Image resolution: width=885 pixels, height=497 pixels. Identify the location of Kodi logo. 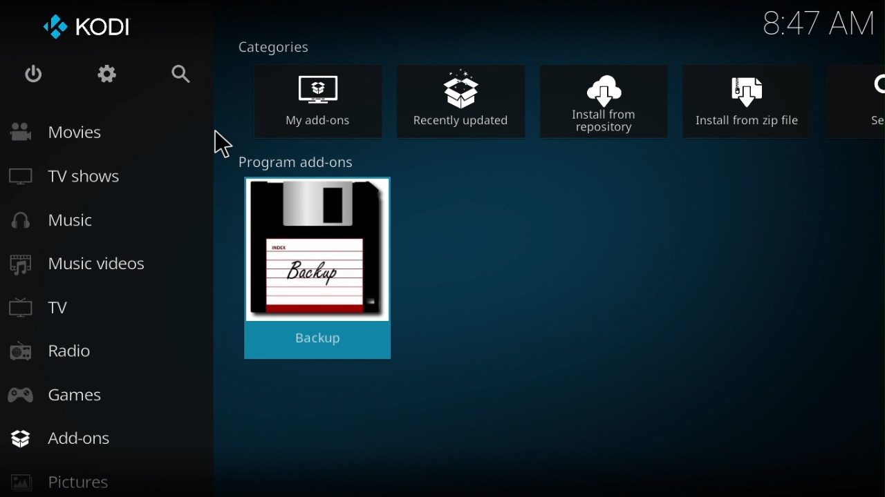
(89, 29).